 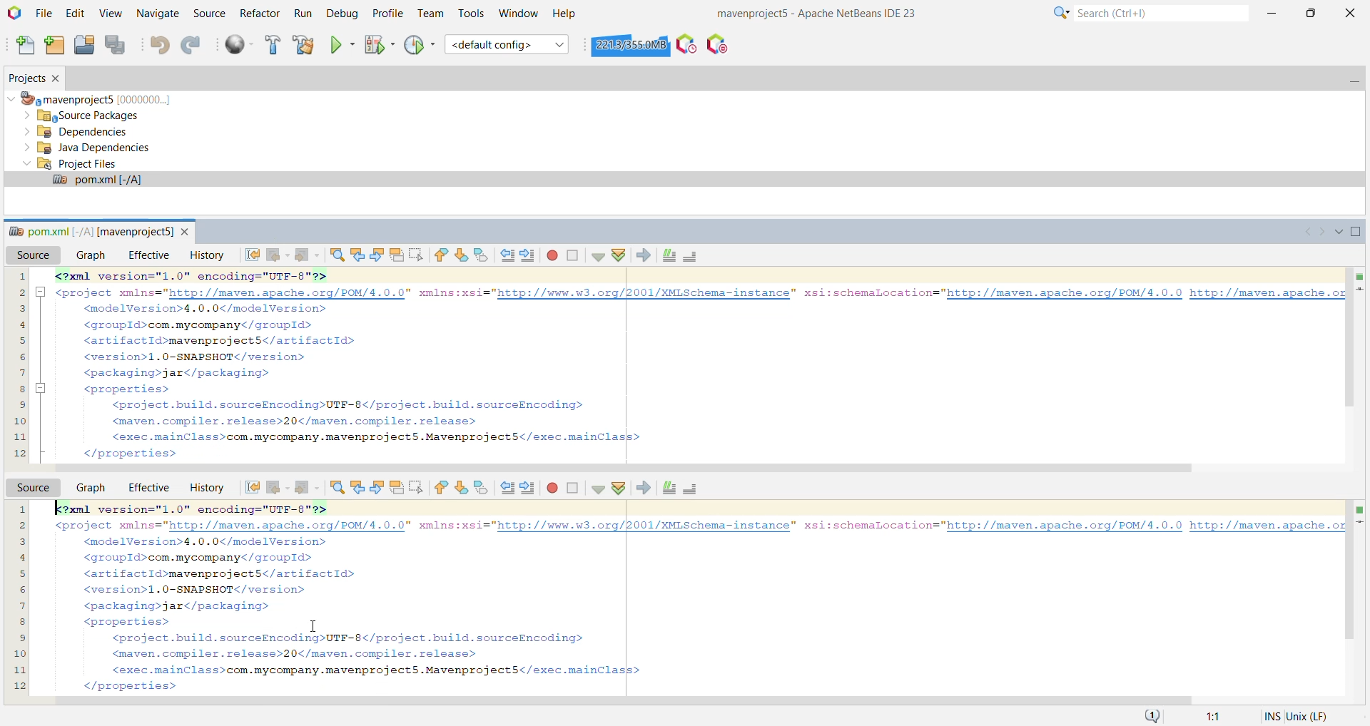 What do you see at coordinates (691, 489) in the screenshot?
I see `Uncomment` at bounding box center [691, 489].